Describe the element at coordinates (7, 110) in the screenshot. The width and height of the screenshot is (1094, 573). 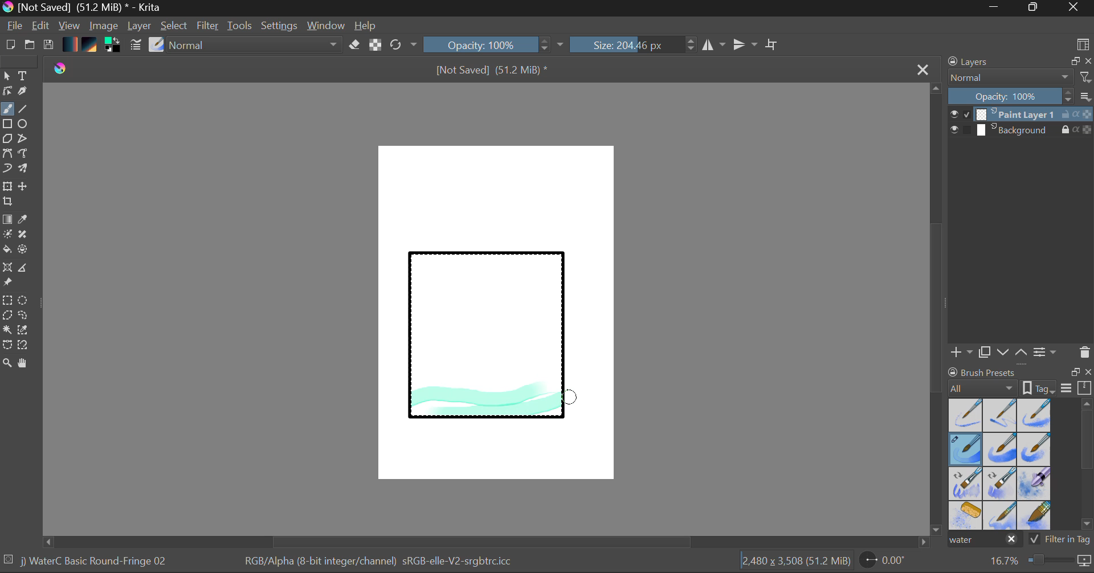
I see `Paintbrush` at that location.